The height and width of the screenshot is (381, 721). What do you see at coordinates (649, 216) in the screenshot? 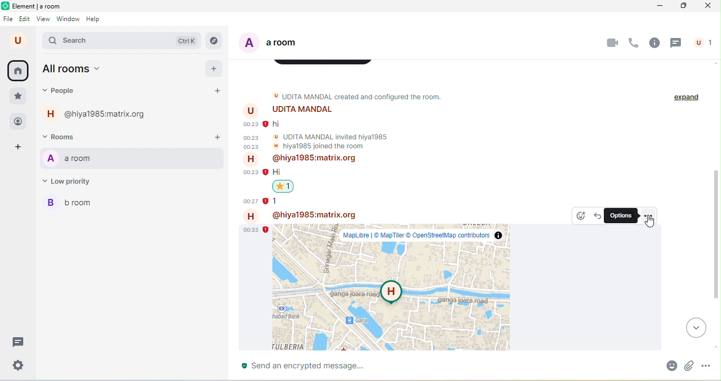
I see `options` at bounding box center [649, 216].